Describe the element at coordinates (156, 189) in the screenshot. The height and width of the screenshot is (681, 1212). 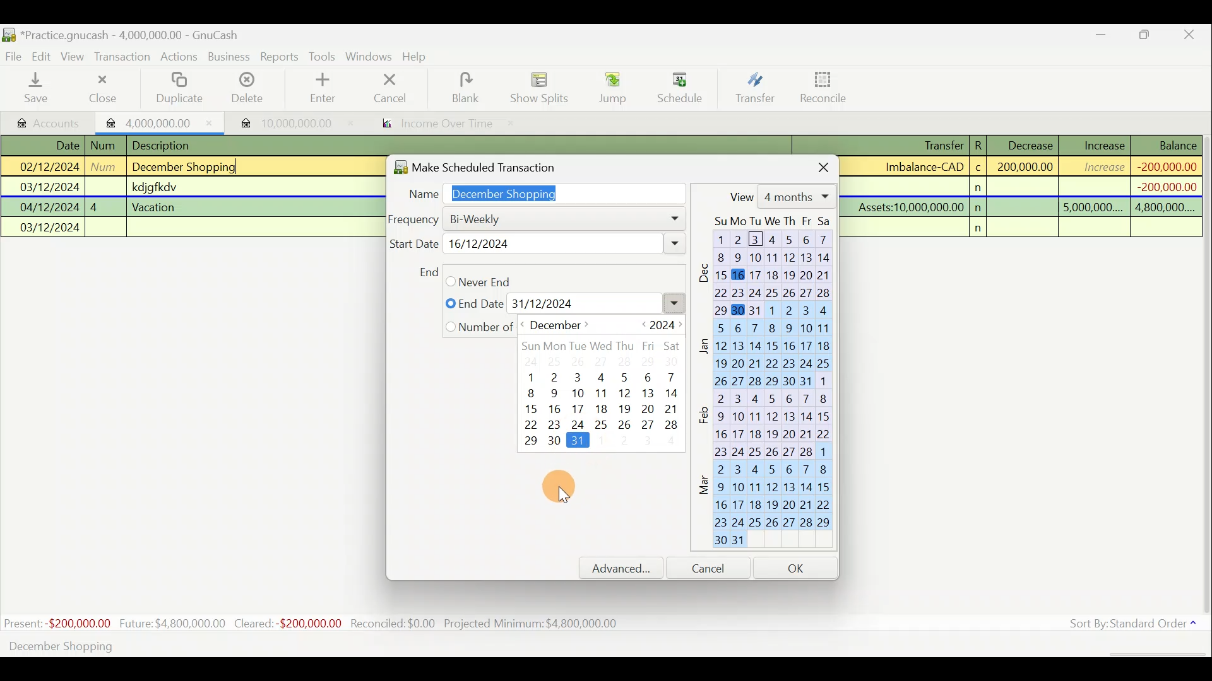
I see `Lines of transactions` at that location.